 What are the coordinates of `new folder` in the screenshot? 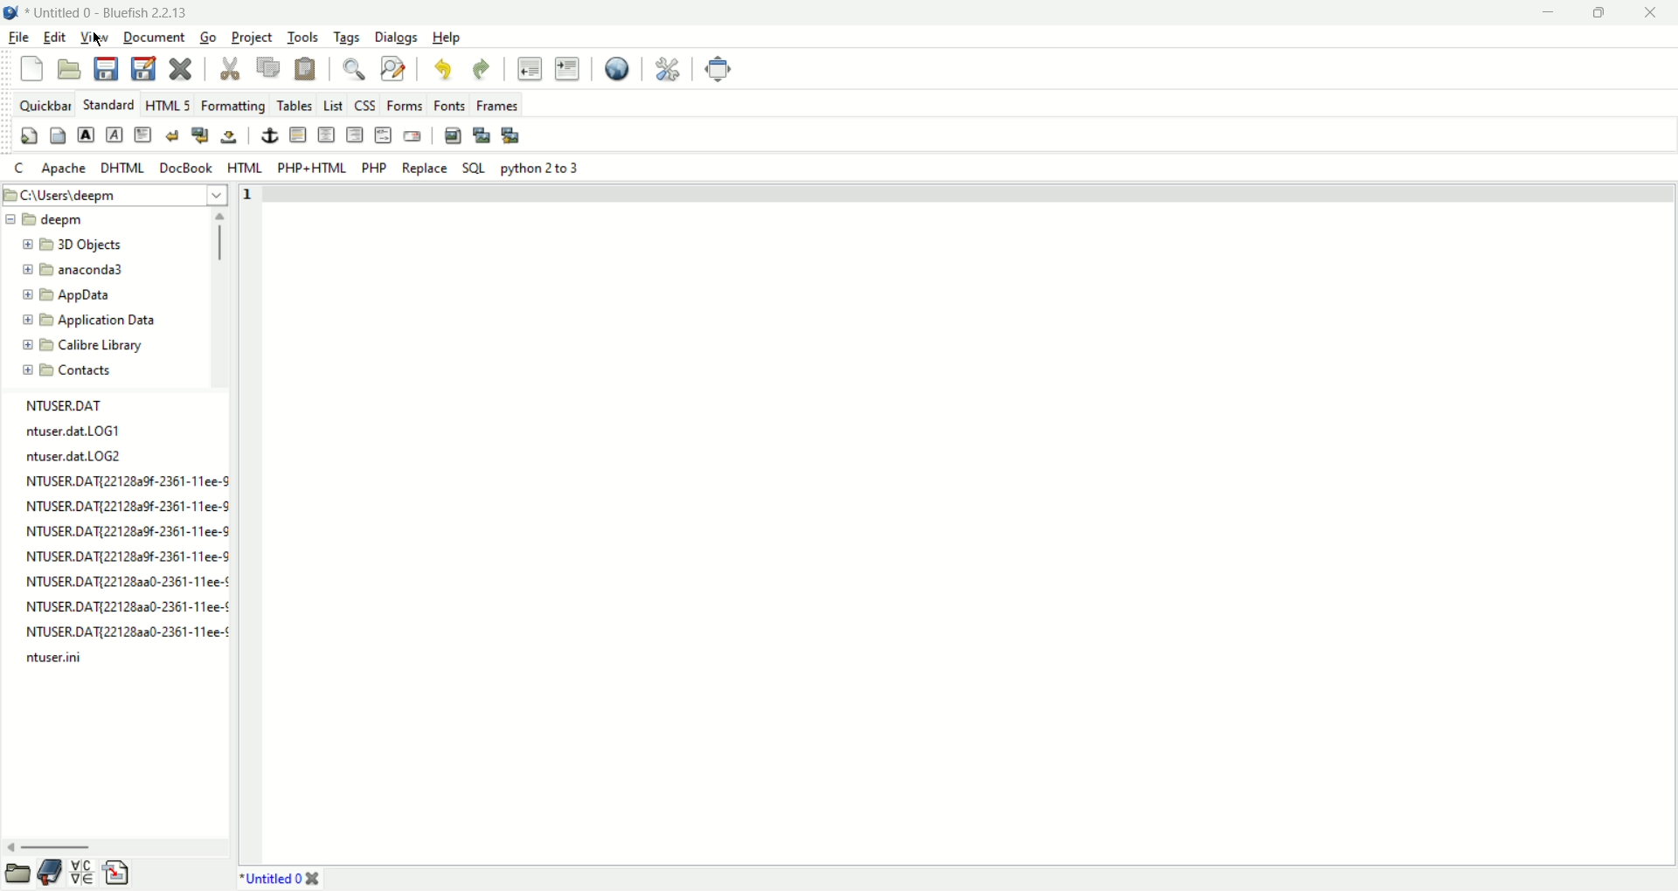 It's located at (110, 321).